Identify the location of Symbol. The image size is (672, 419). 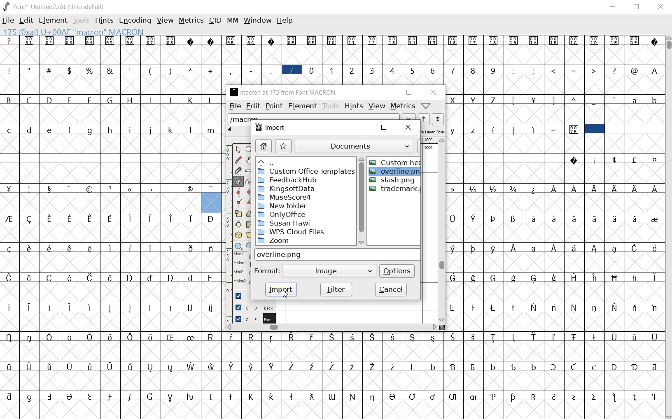
(191, 248).